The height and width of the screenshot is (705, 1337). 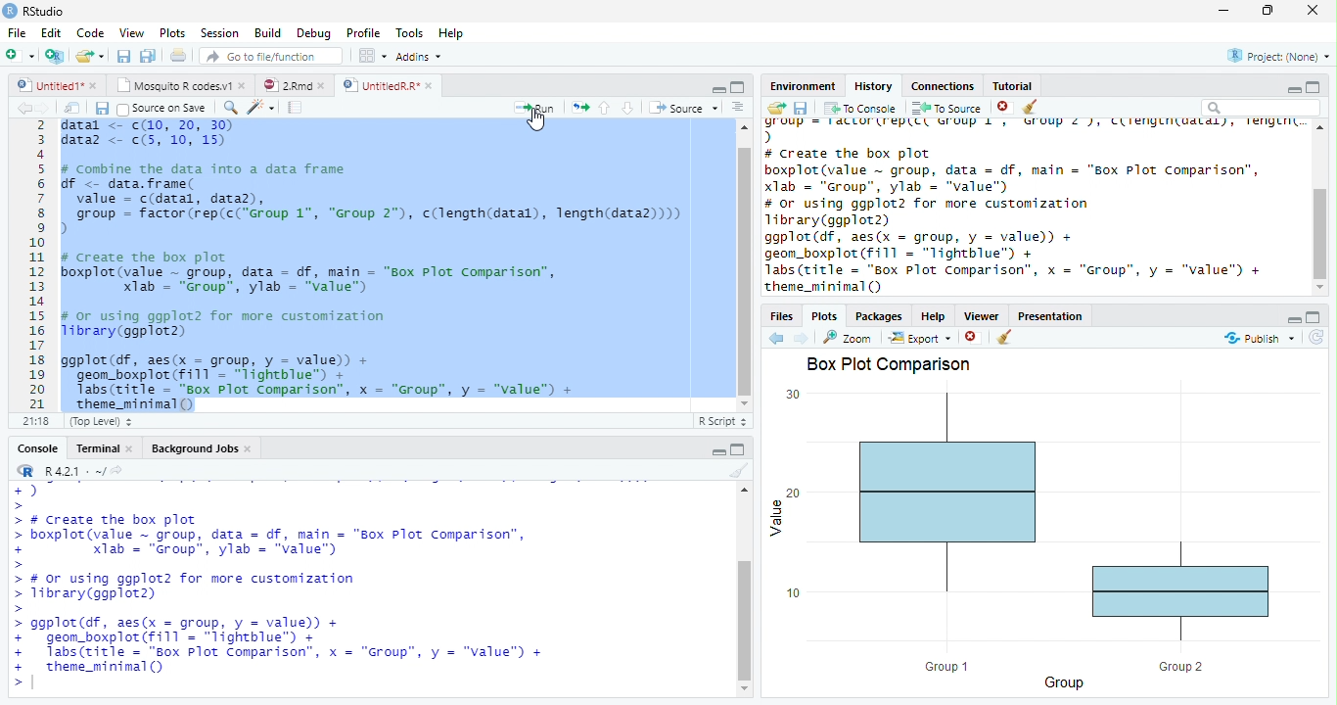 What do you see at coordinates (99, 422) in the screenshot?
I see `(Top Level)` at bounding box center [99, 422].